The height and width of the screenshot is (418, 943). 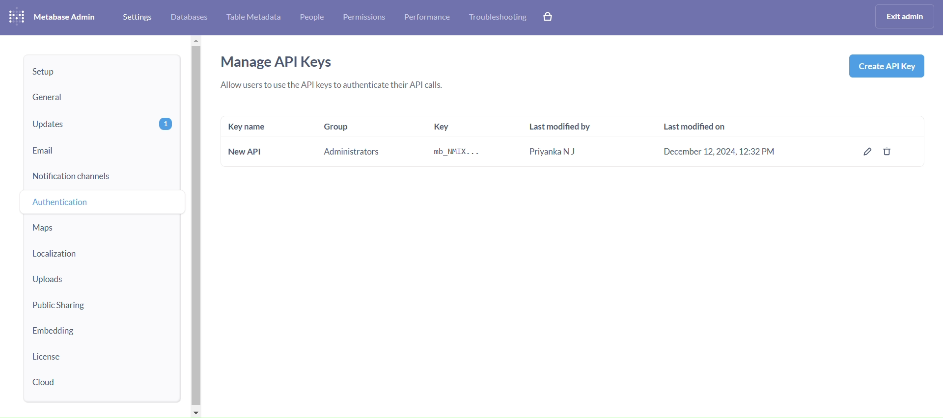 What do you see at coordinates (101, 356) in the screenshot?
I see `license` at bounding box center [101, 356].